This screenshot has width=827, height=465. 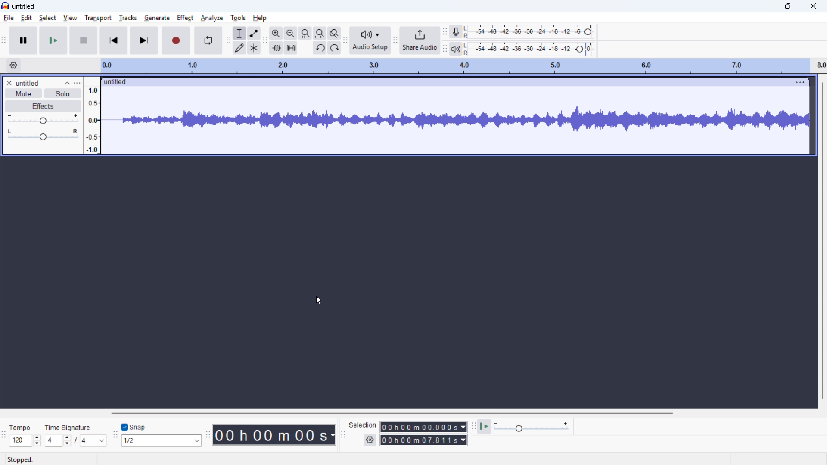 I want to click on pause, so click(x=24, y=40).